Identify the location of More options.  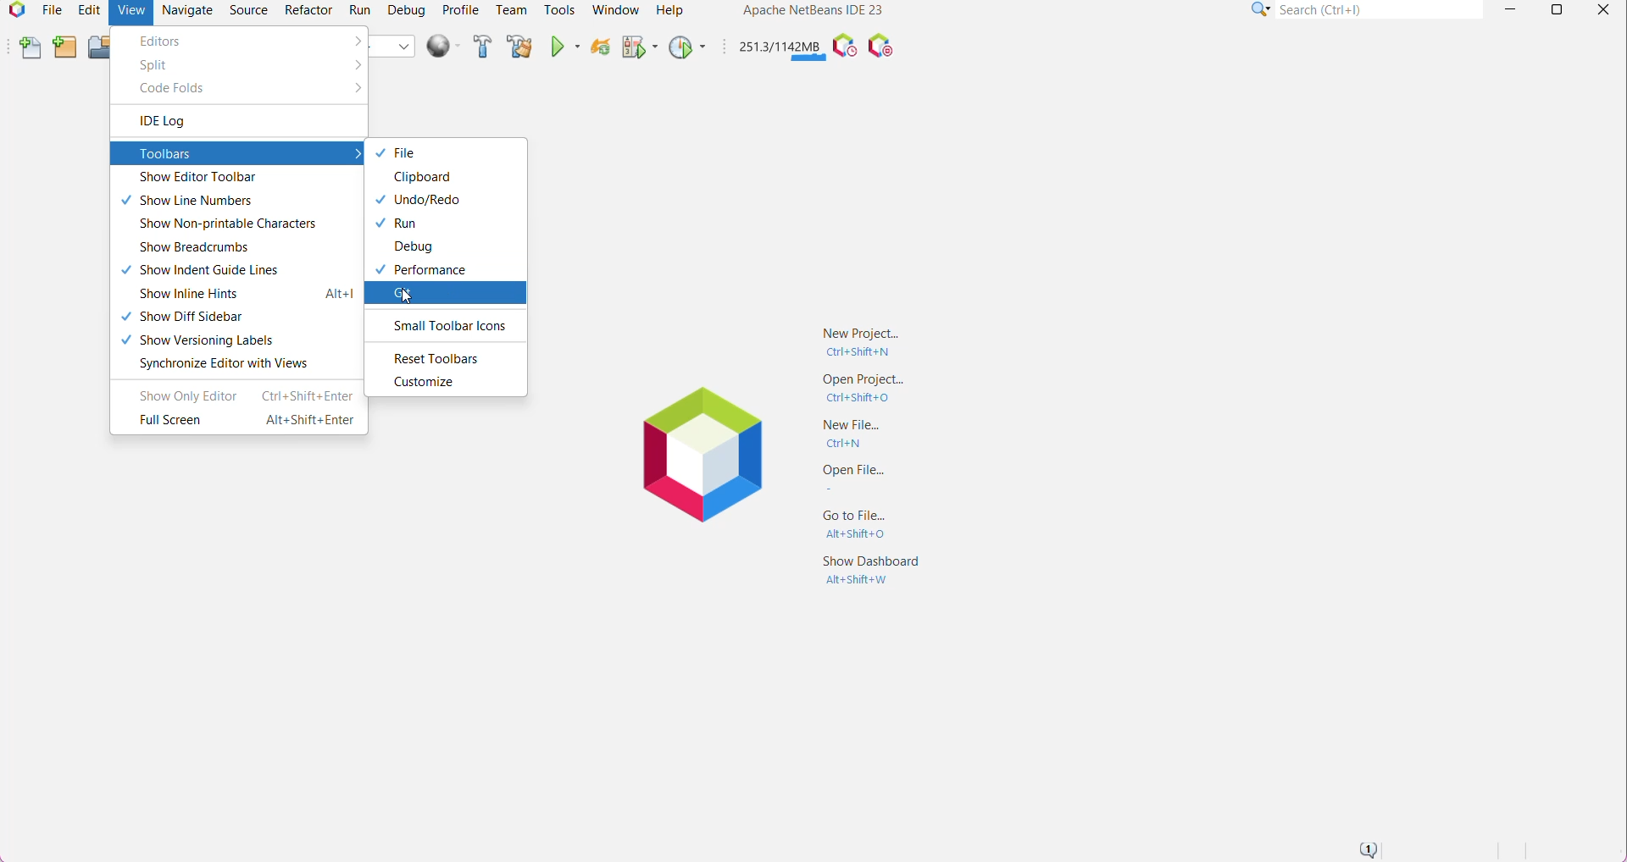
(353, 89).